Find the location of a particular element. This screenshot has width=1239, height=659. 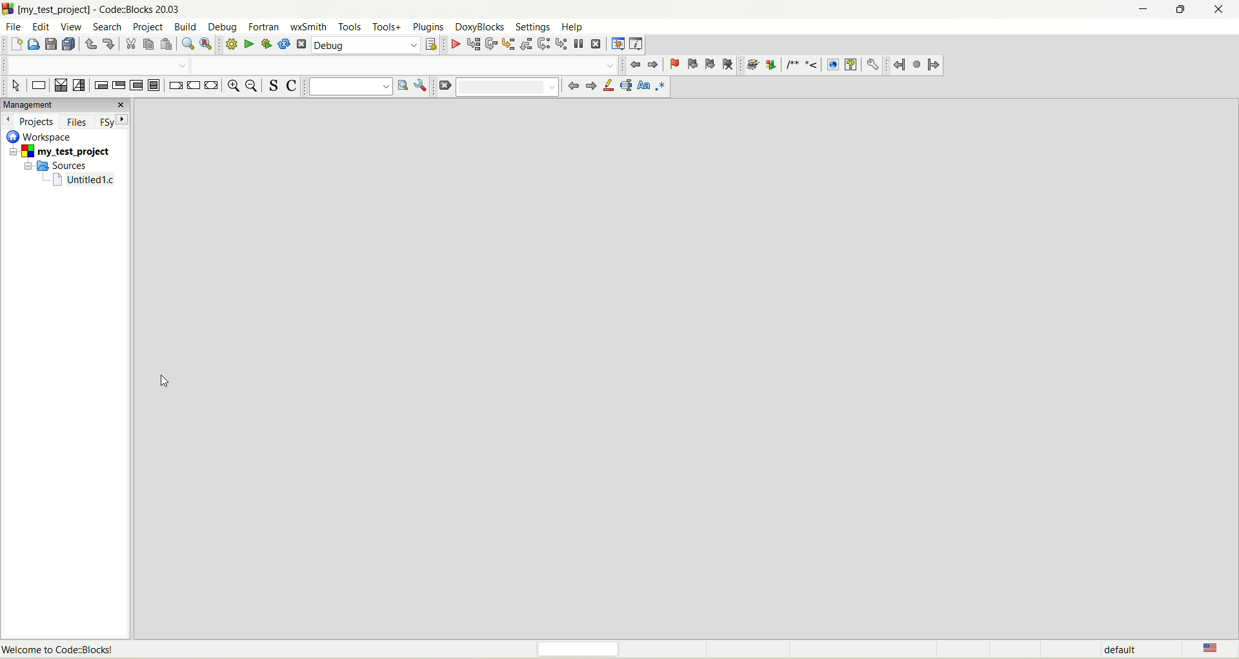

extract documentation is located at coordinates (772, 65).